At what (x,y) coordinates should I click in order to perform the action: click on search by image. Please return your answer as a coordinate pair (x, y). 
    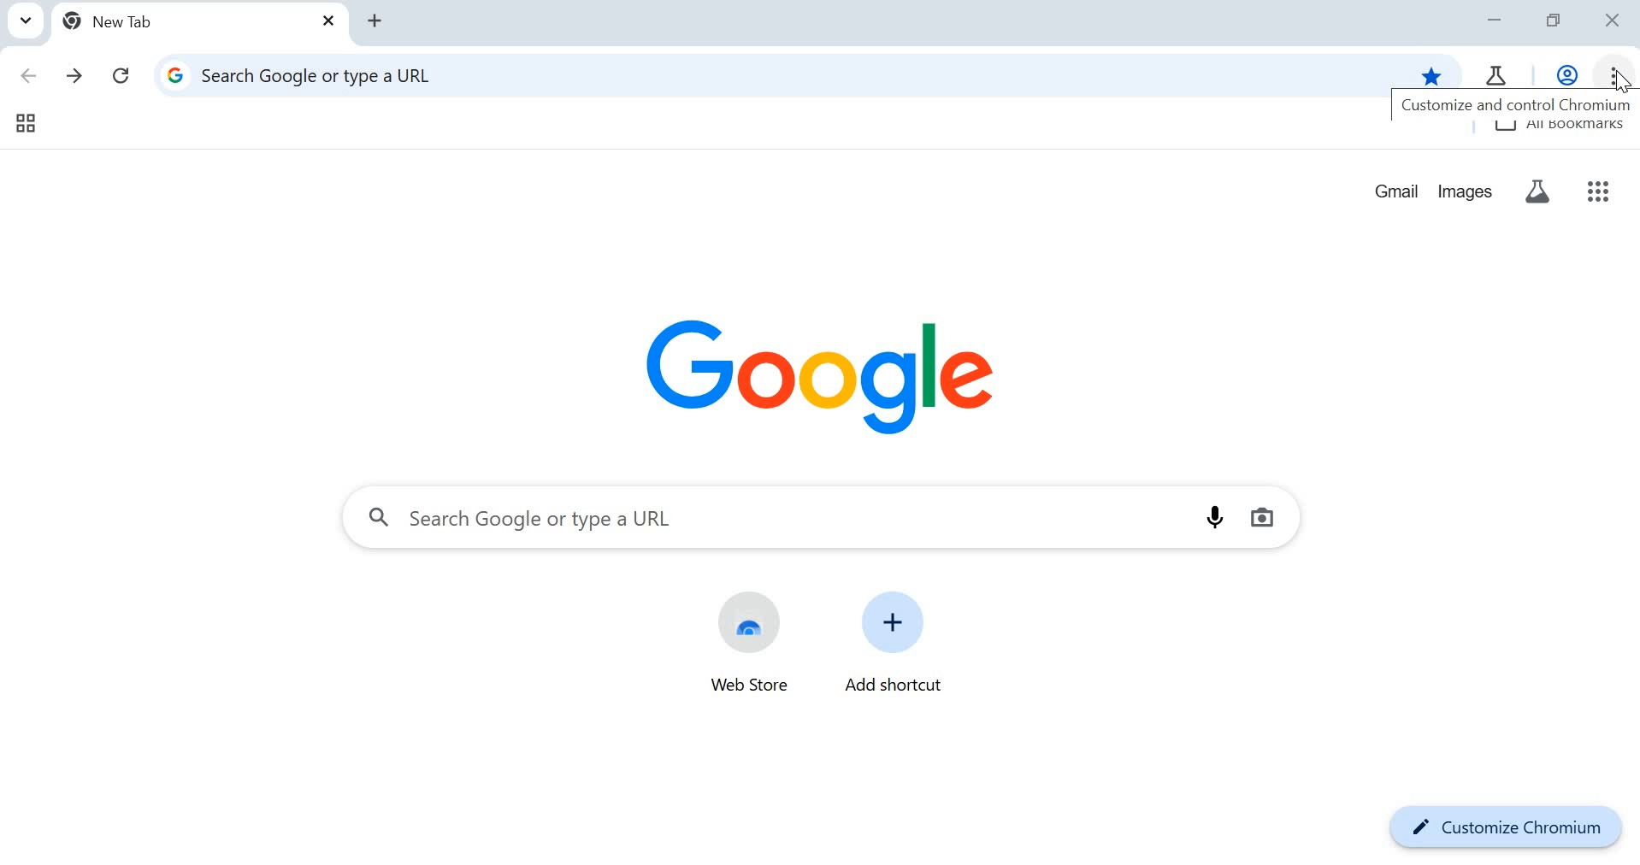
    Looking at the image, I should click on (1261, 520).